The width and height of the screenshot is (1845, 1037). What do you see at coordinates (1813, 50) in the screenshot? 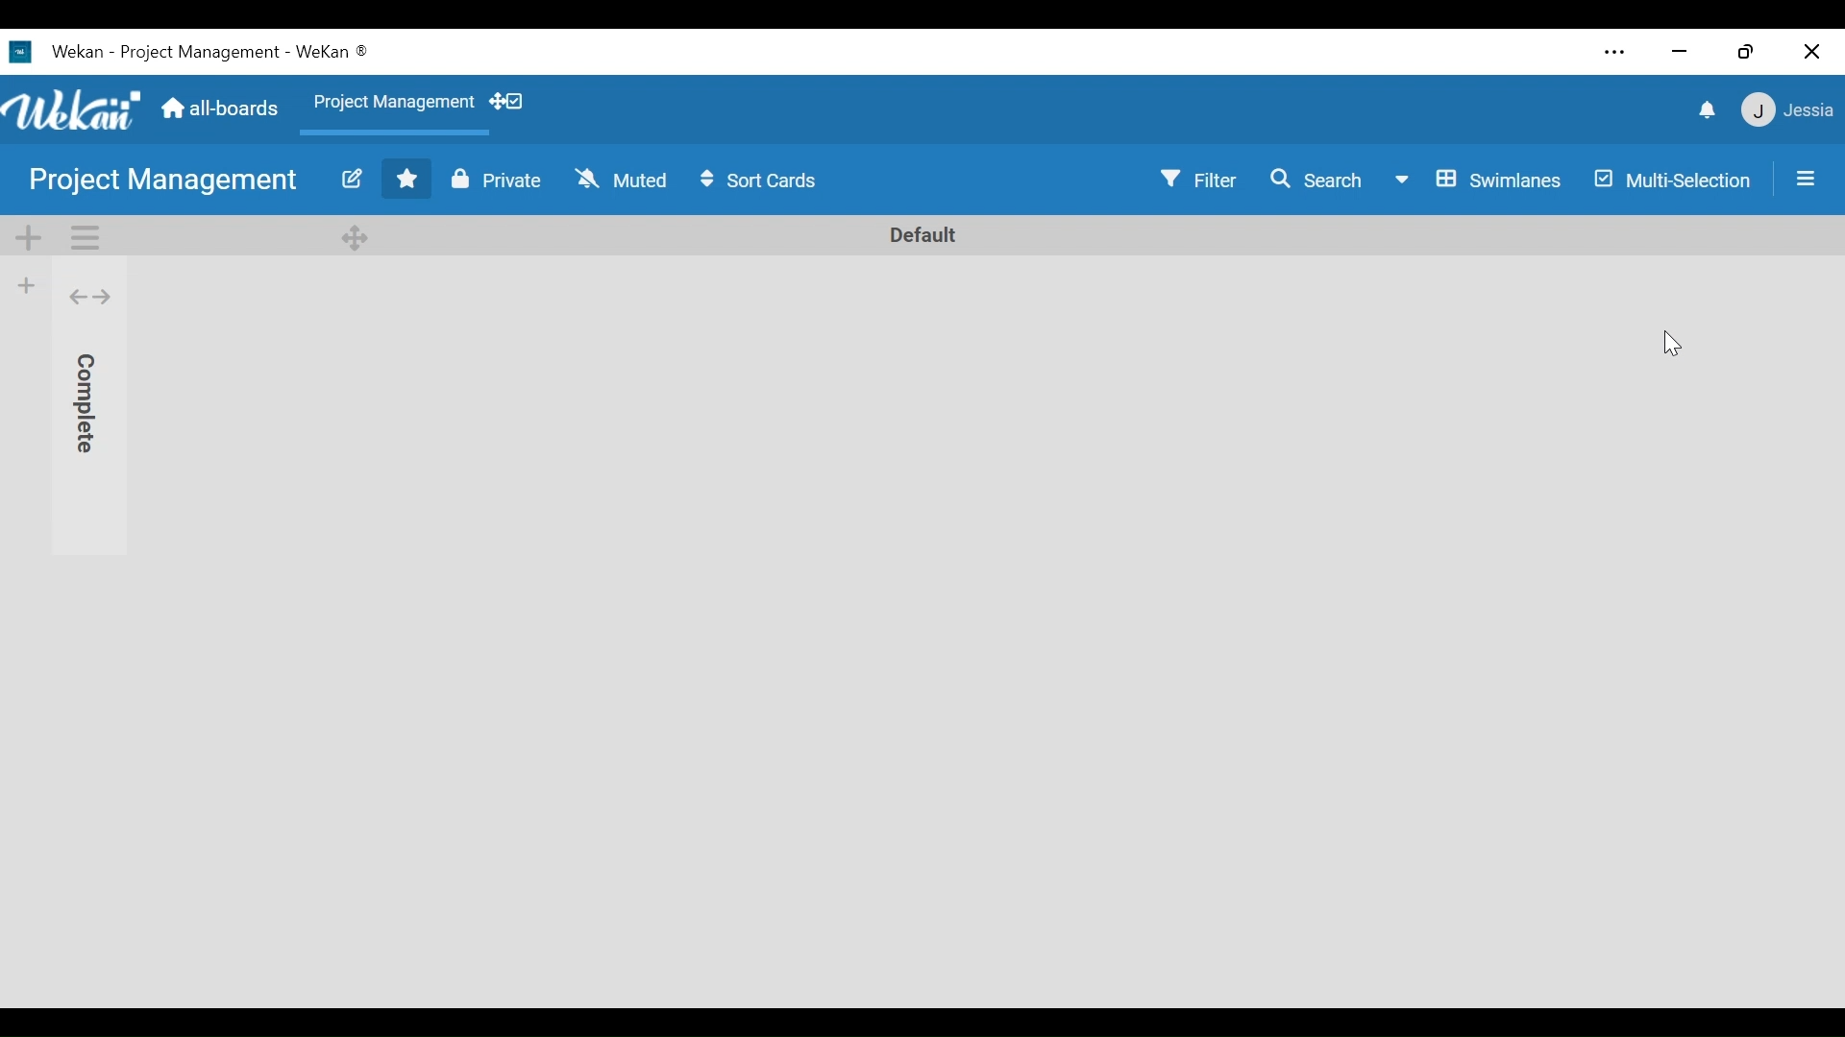
I see `Close` at bounding box center [1813, 50].